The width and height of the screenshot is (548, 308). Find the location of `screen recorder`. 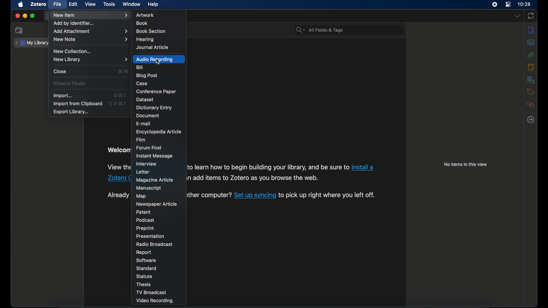

screen recorder is located at coordinates (495, 4).